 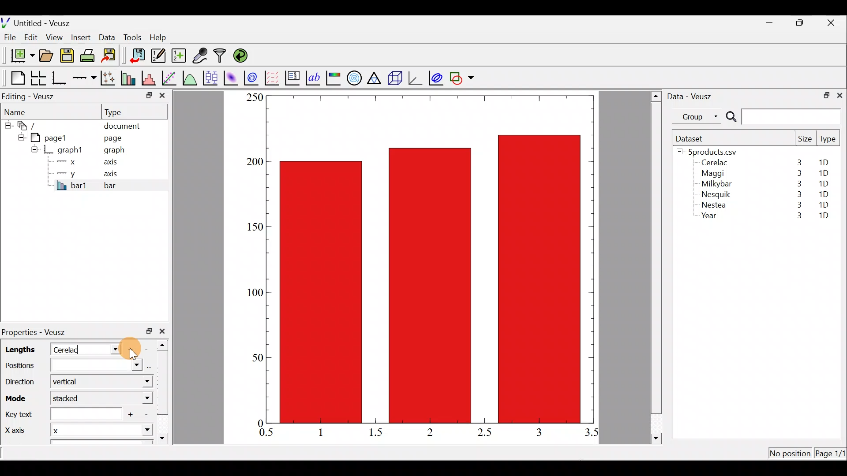 I want to click on Polar graph, so click(x=352, y=77).